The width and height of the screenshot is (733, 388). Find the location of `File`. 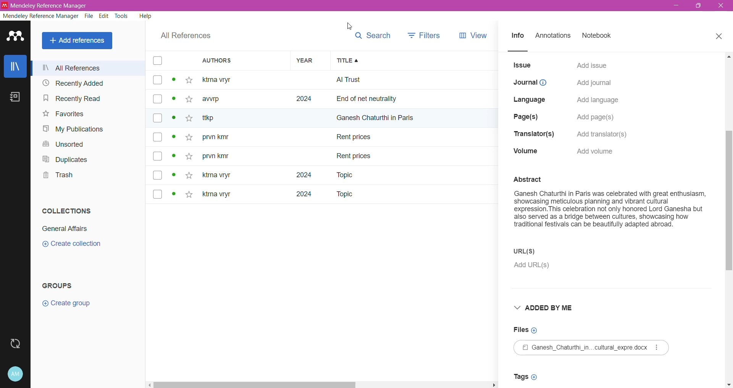

File is located at coordinates (593, 348).